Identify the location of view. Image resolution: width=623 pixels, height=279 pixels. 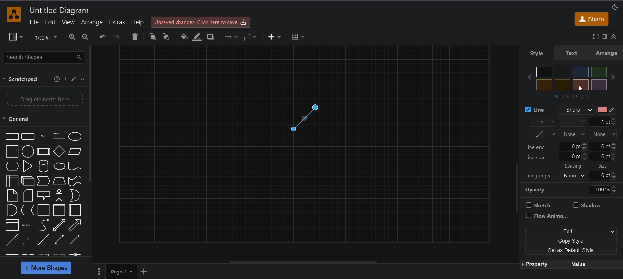
(16, 37).